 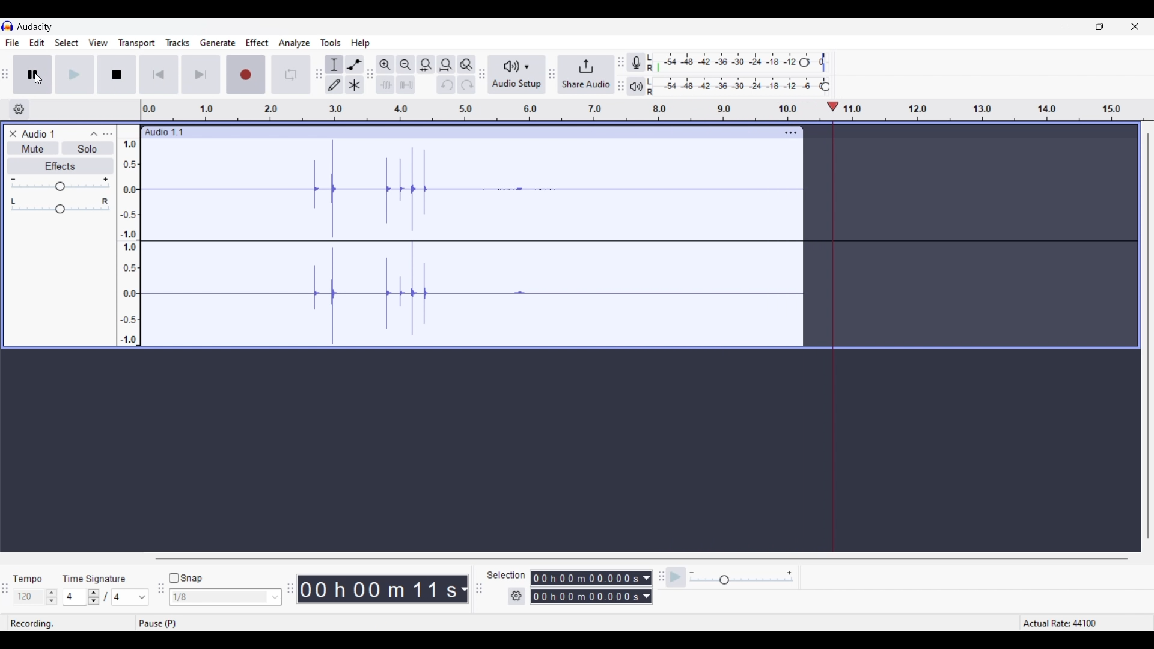 What do you see at coordinates (76, 597) in the screenshot?
I see `4` at bounding box center [76, 597].